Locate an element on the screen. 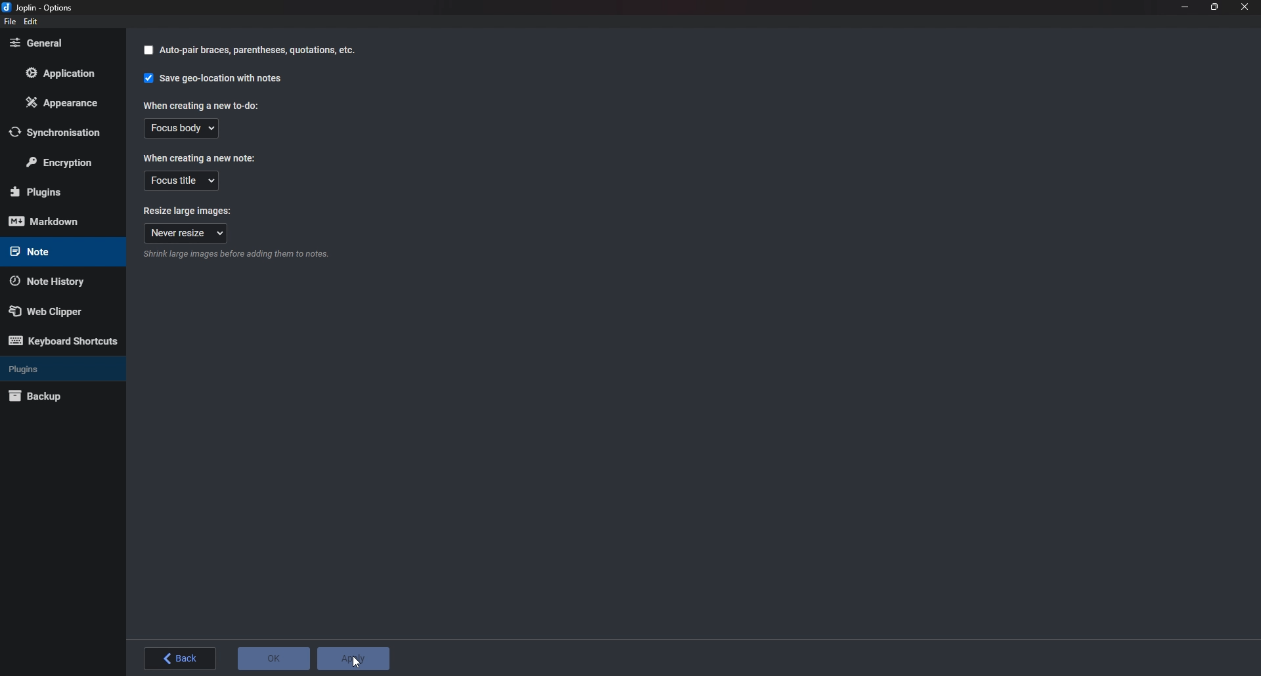  Resize large images is located at coordinates (190, 209).